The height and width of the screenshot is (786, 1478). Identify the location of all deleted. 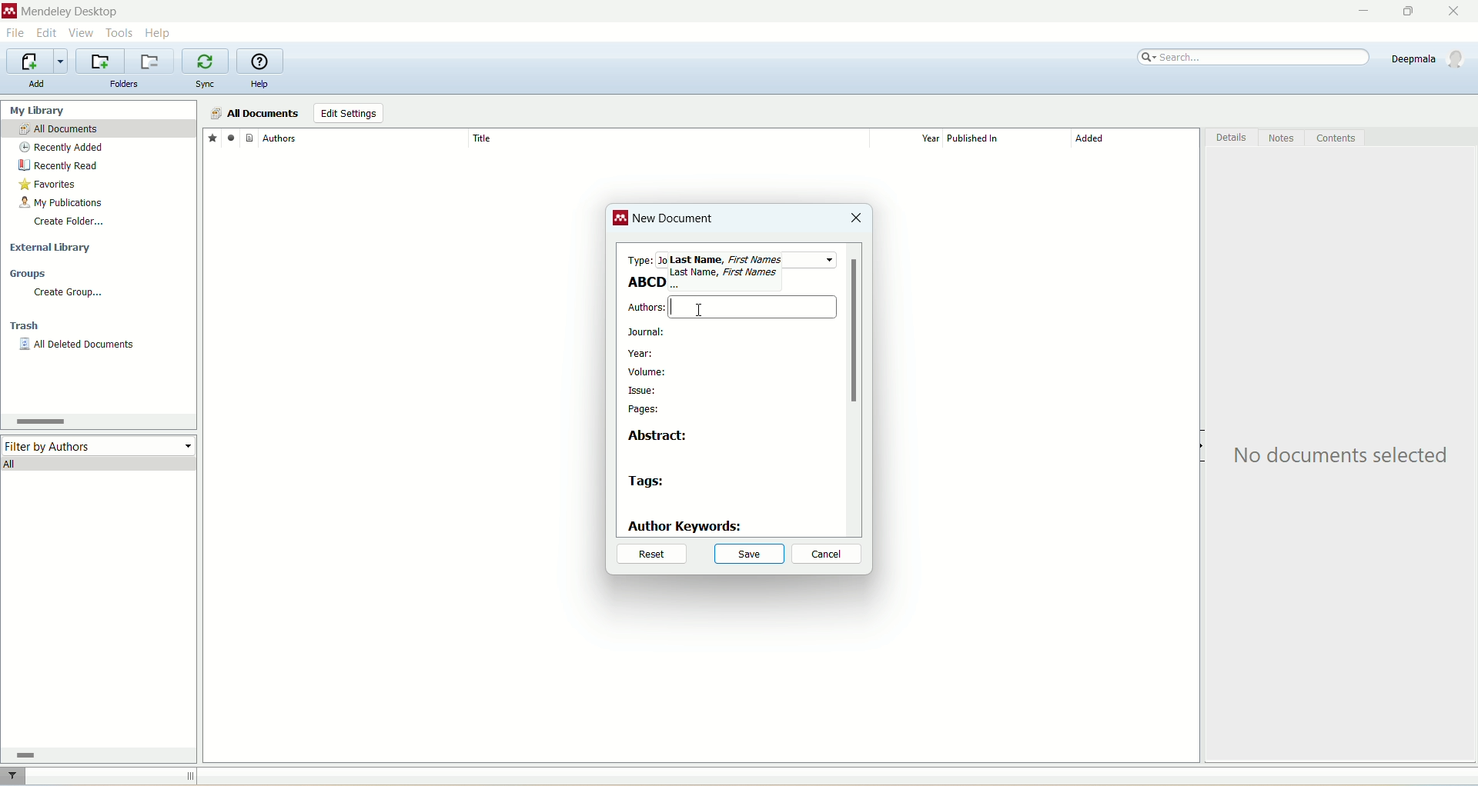
(78, 346).